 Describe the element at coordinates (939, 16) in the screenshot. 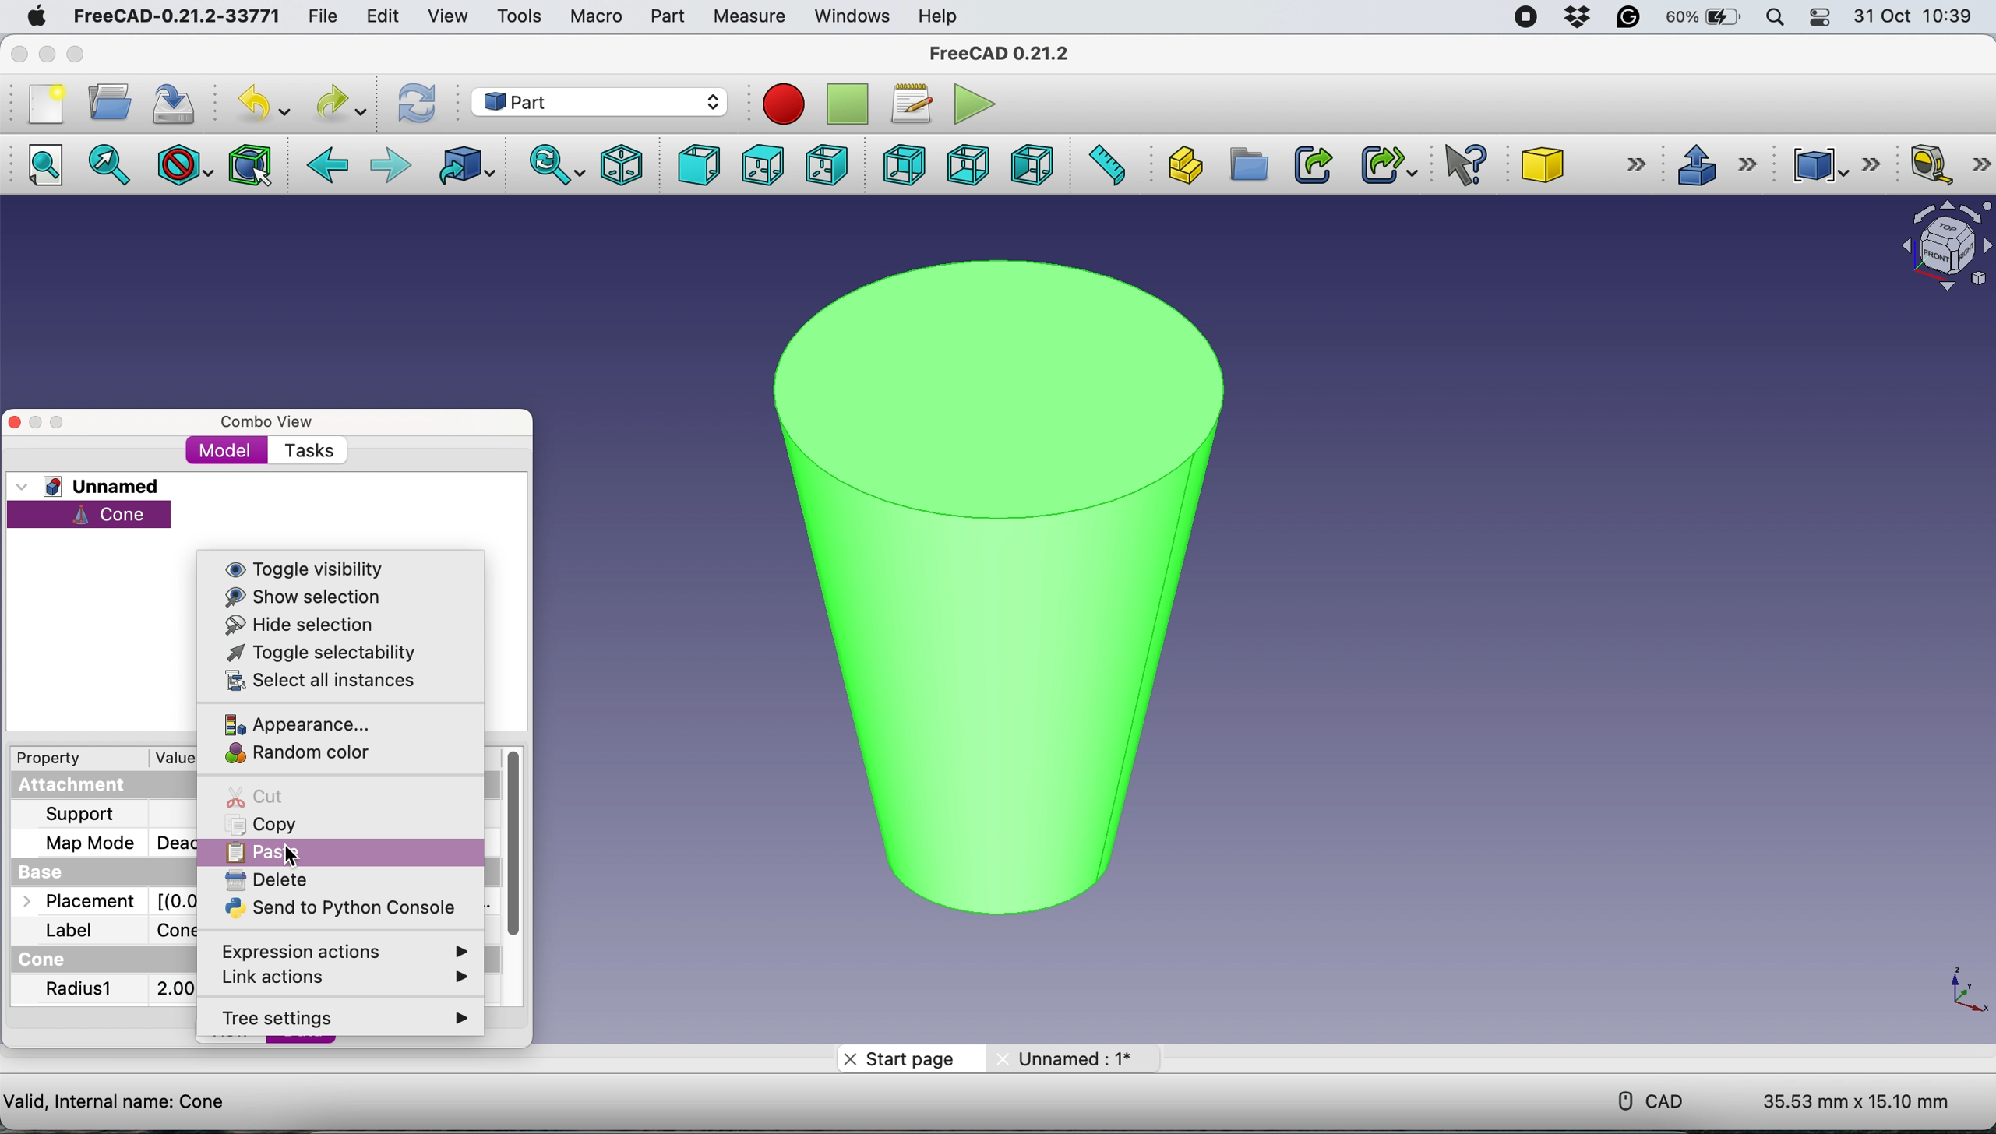

I see `help` at that location.